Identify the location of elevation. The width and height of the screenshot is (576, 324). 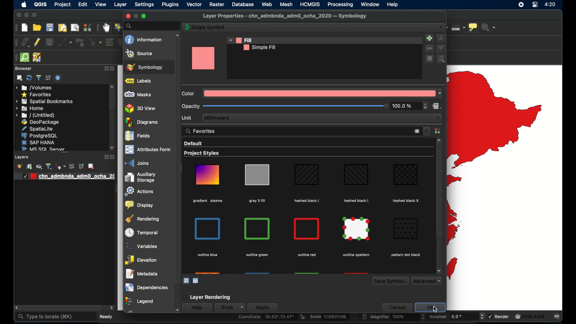
(141, 260).